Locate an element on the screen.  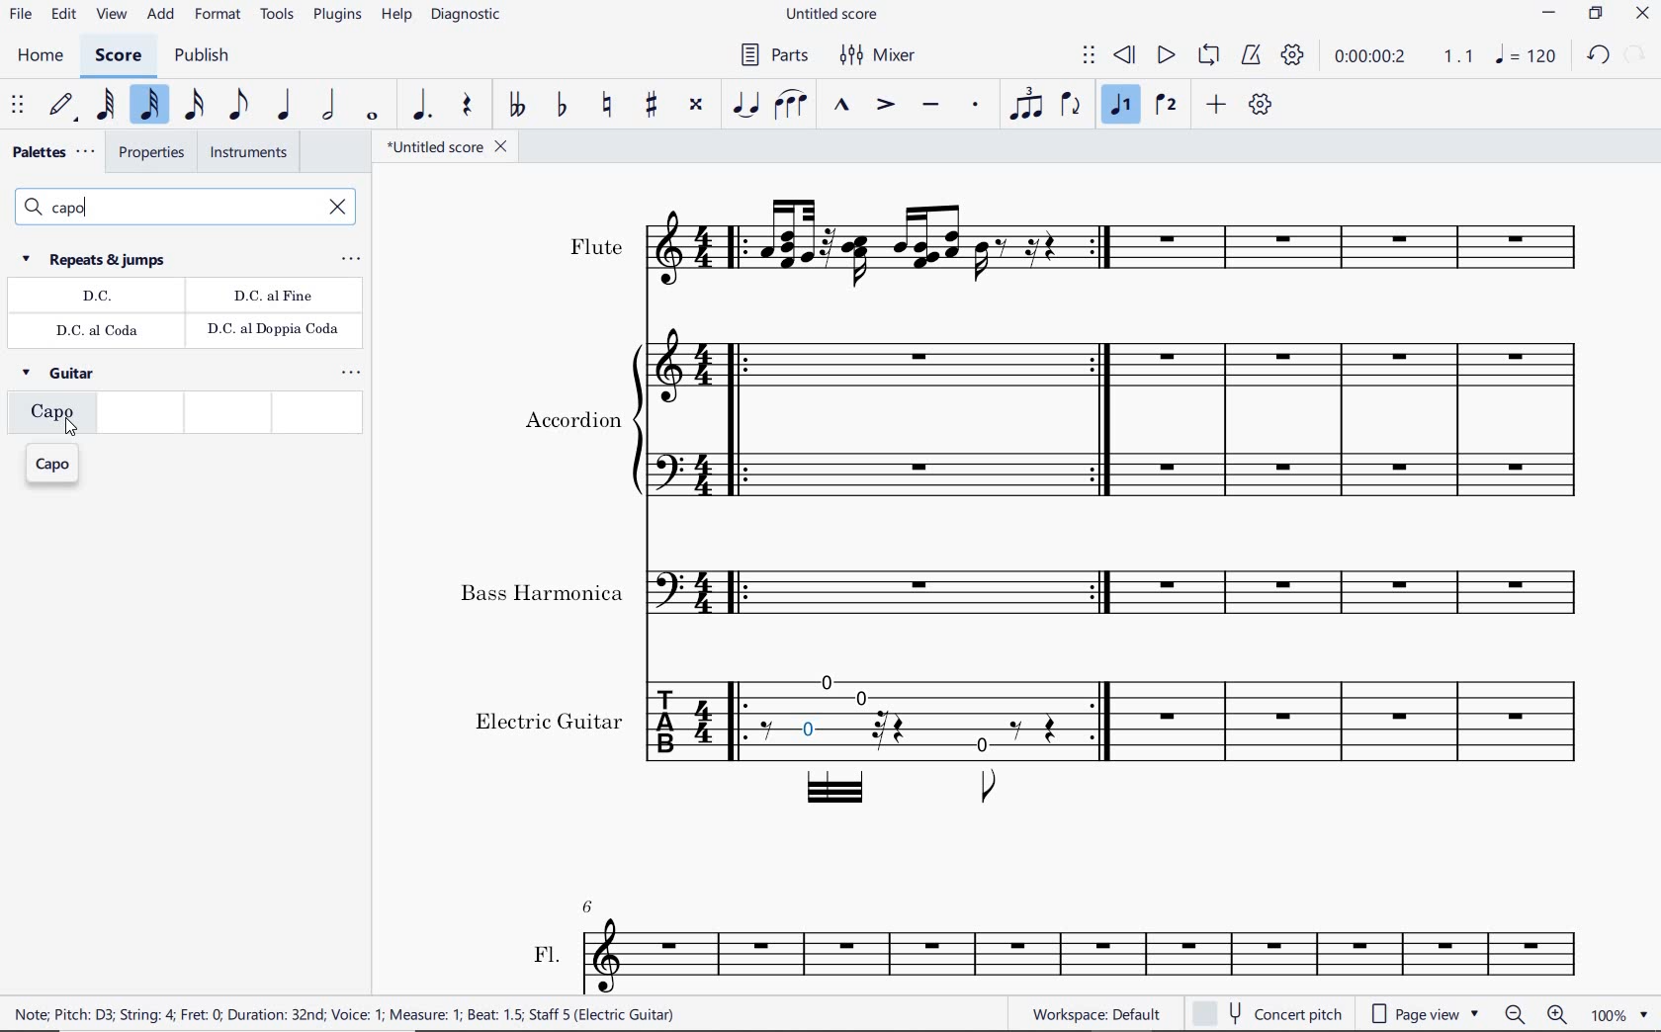
Playback speed is located at coordinates (1460, 58).